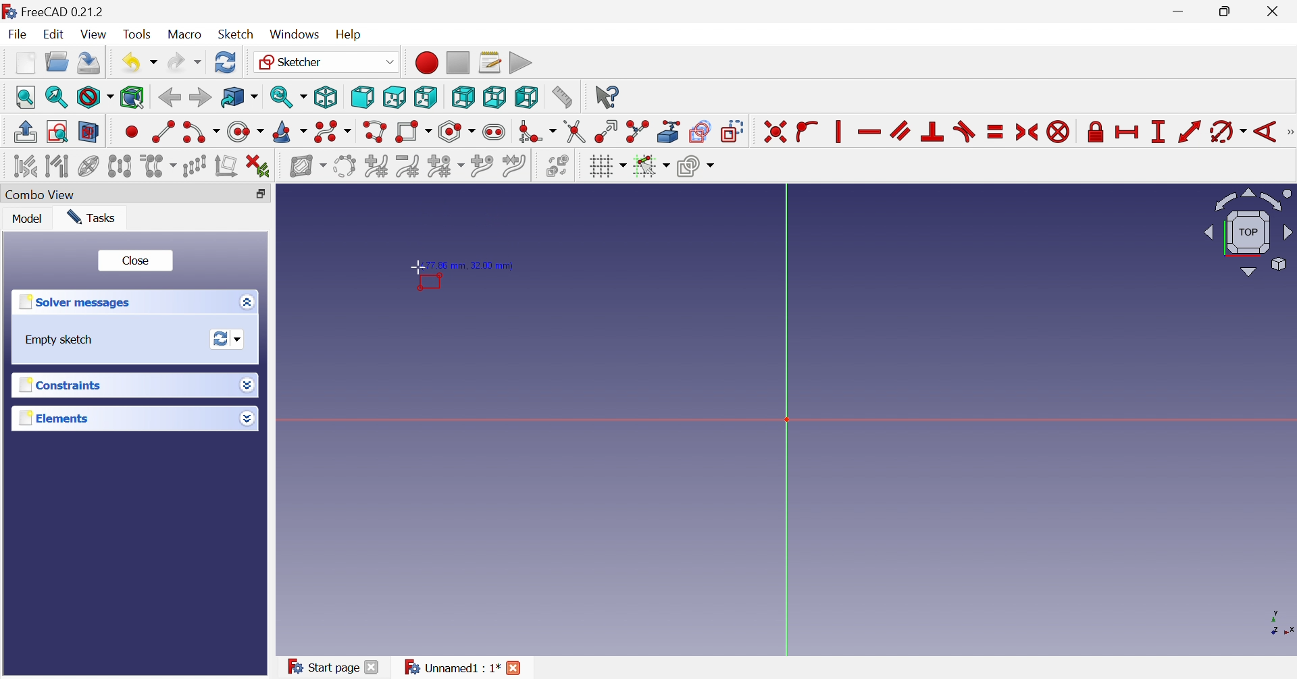 This screenshot has width=1297, height=679. I want to click on Top, so click(395, 97).